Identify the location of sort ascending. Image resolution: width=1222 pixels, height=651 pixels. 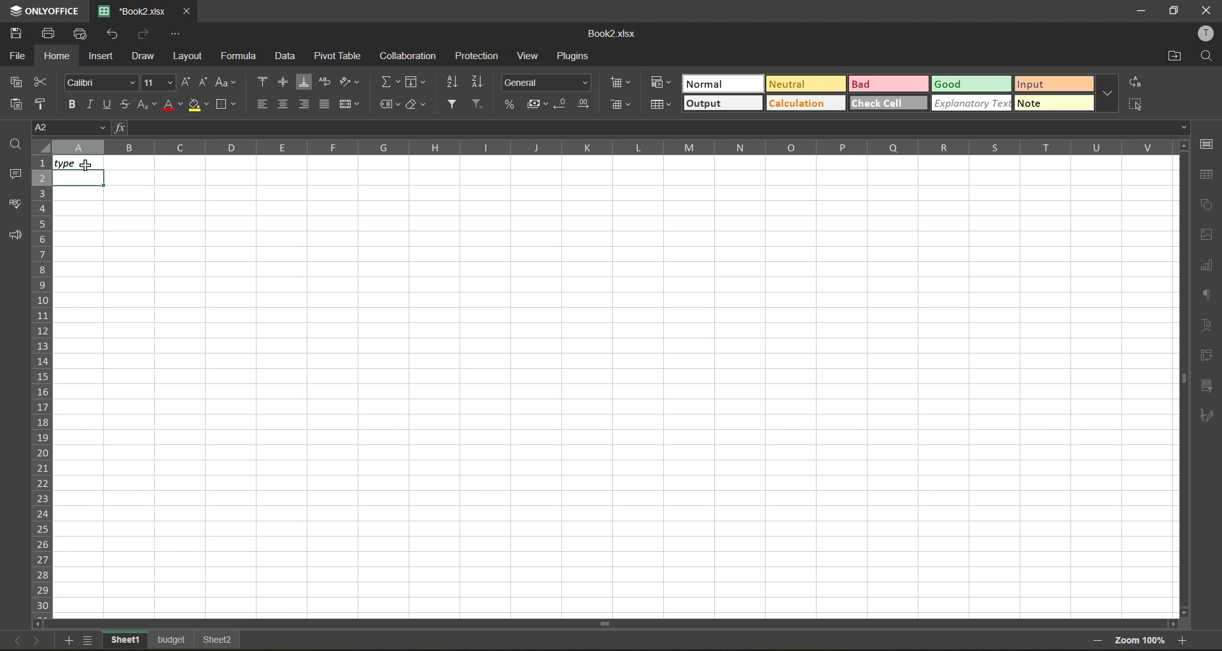
(452, 82).